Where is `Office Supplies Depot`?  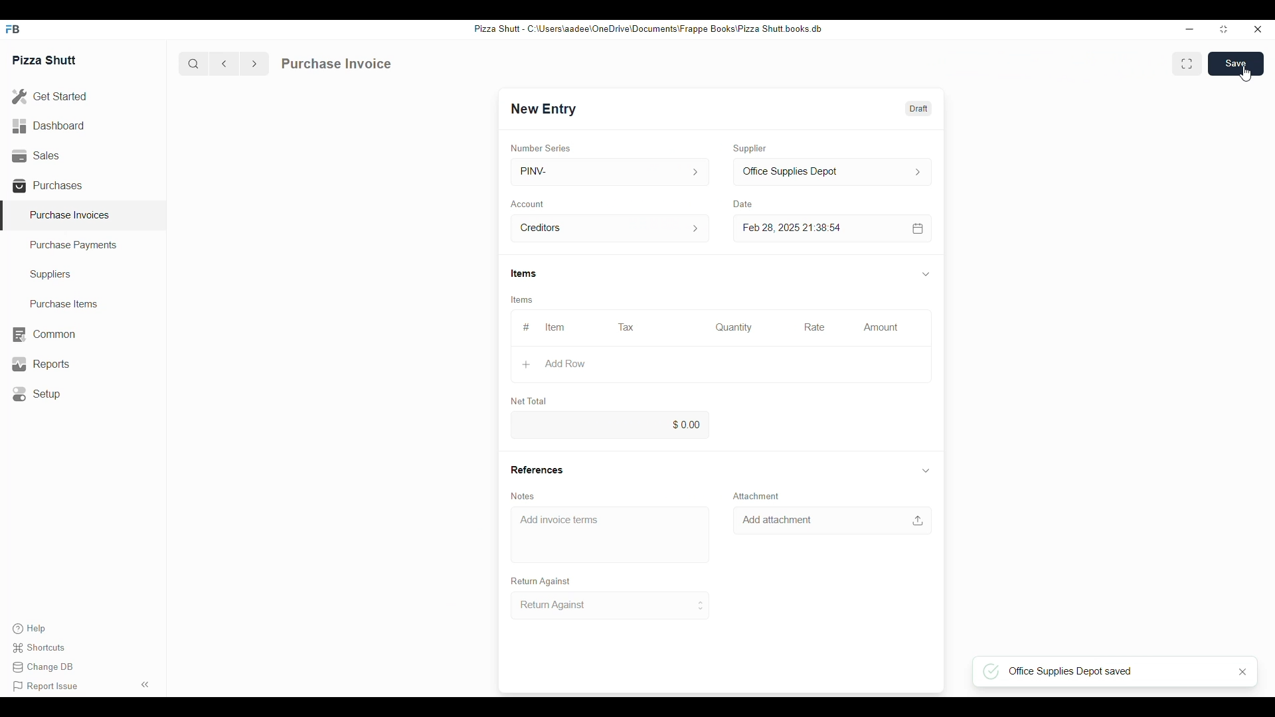
Office Supplies Depot is located at coordinates (833, 171).